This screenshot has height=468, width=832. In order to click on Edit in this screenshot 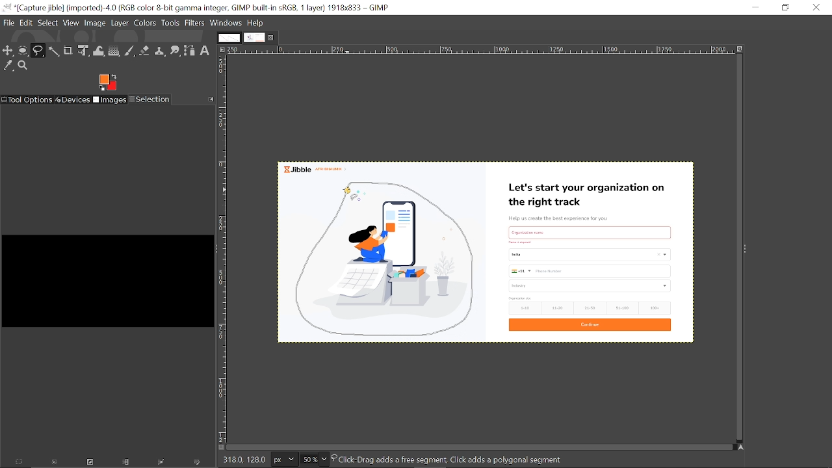, I will do `click(27, 21)`.